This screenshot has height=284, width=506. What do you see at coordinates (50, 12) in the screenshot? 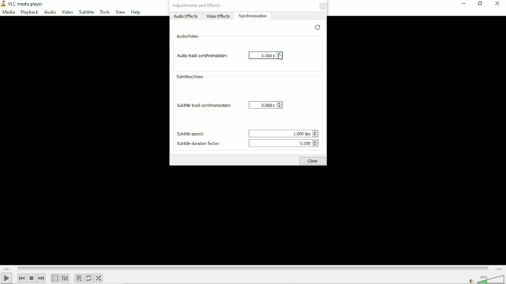
I see `Audio` at bounding box center [50, 12].